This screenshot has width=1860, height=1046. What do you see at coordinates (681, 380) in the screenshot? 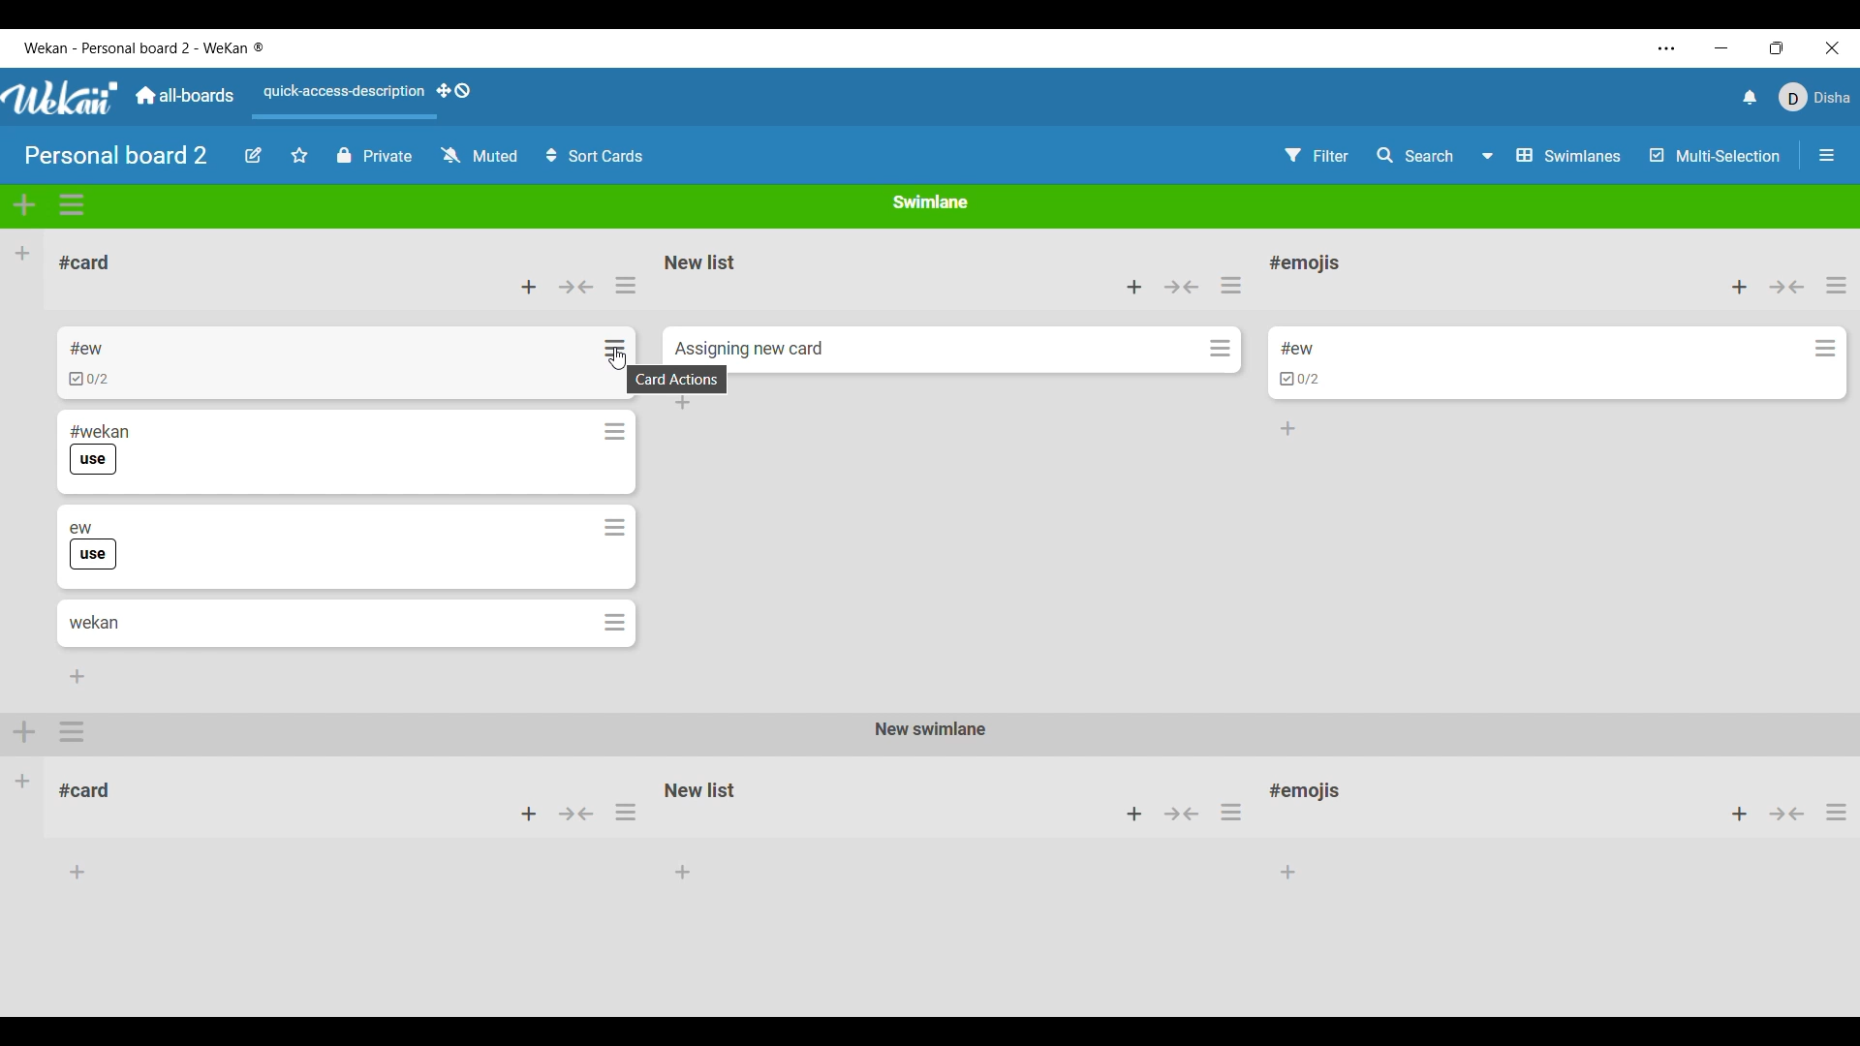
I see `Description of slected icon` at bounding box center [681, 380].